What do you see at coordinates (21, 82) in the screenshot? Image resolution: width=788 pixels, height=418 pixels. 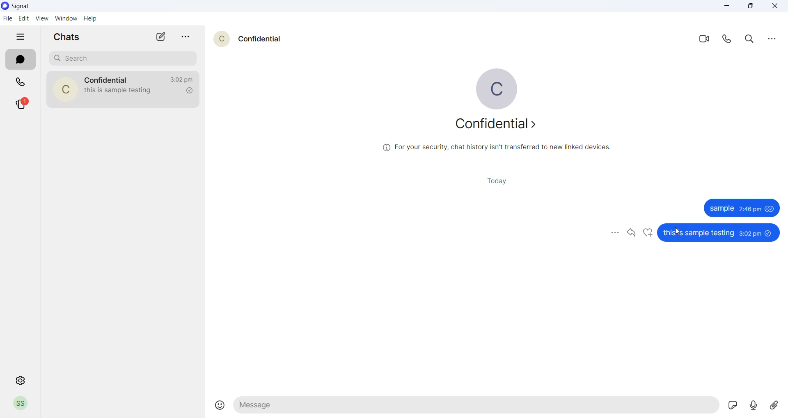 I see `calls` at bounding box center [21, 82].